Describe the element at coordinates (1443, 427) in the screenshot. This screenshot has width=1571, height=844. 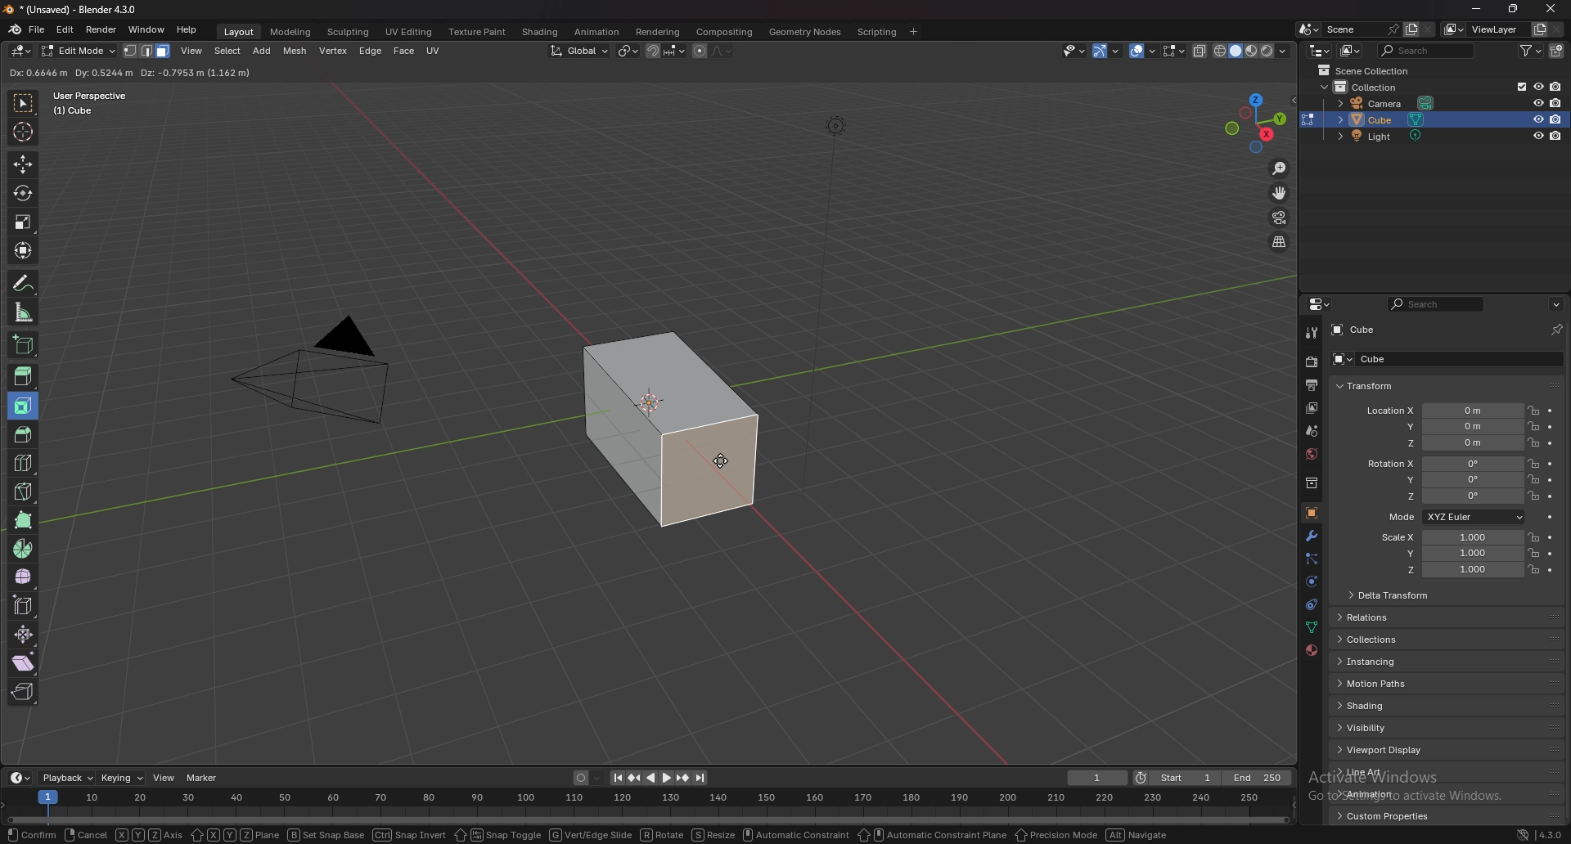
I see `location y` at that location.